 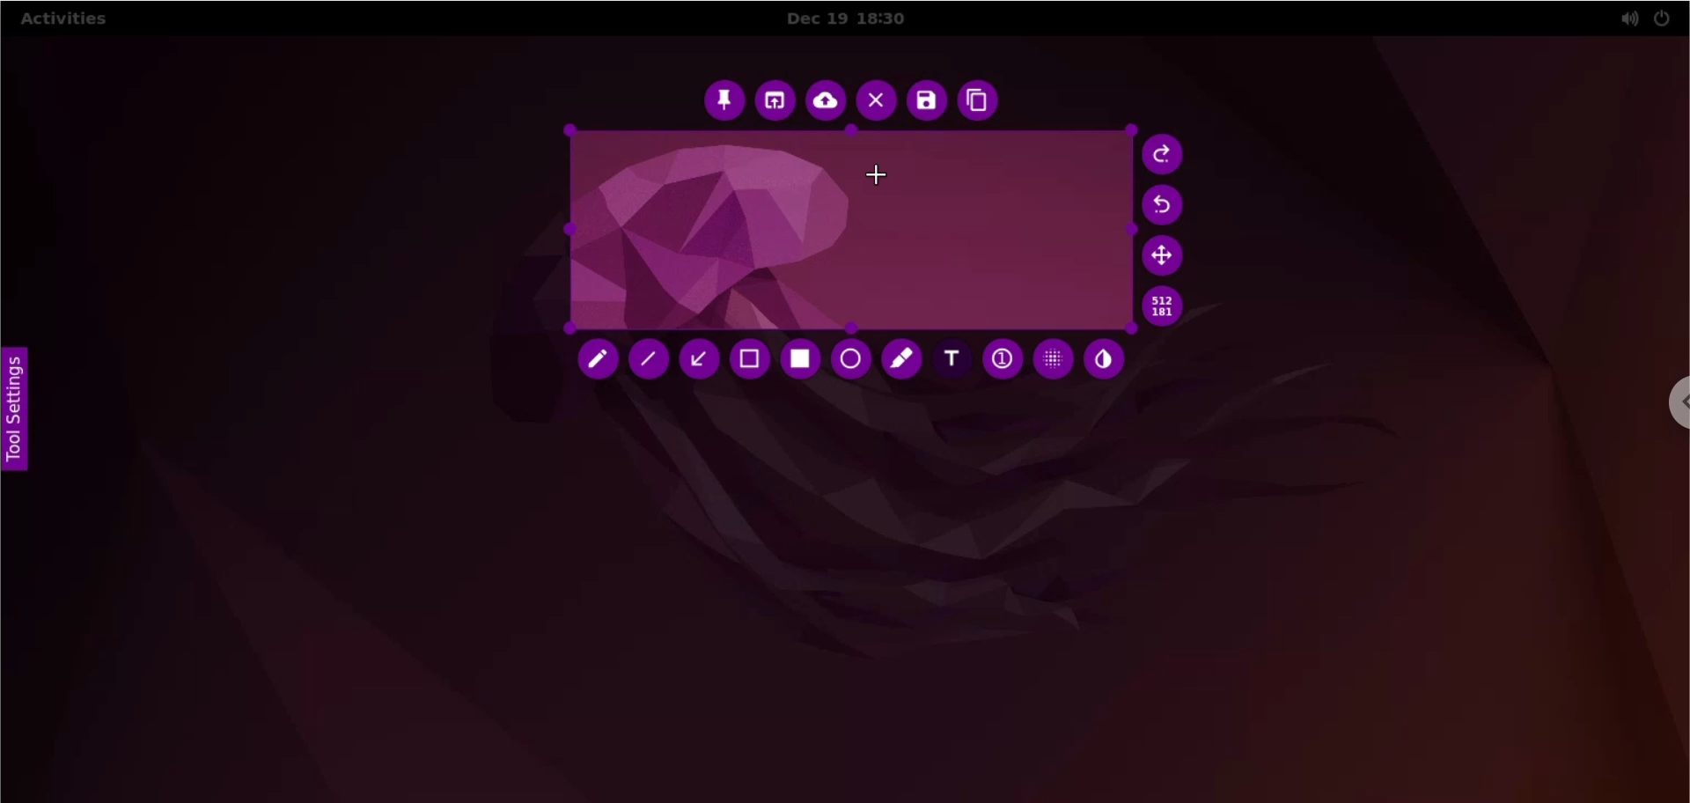 I want to click on save, so click(x=925, y=101).